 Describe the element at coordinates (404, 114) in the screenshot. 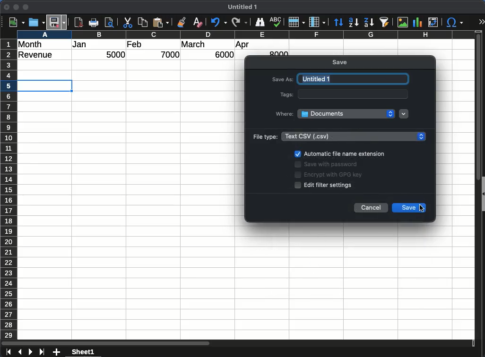

I see `dropdown` at that location.